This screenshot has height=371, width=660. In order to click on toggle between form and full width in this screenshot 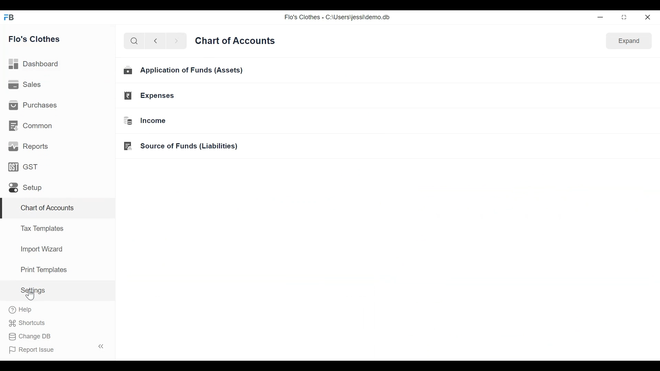, I will do `click(624, 17)`.